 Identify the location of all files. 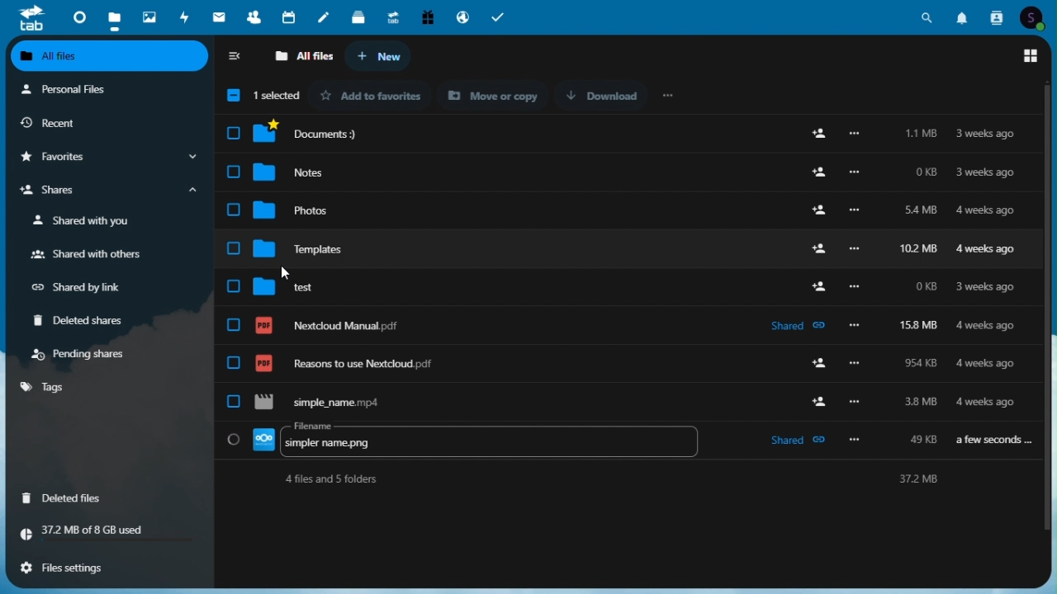
(111, 58).